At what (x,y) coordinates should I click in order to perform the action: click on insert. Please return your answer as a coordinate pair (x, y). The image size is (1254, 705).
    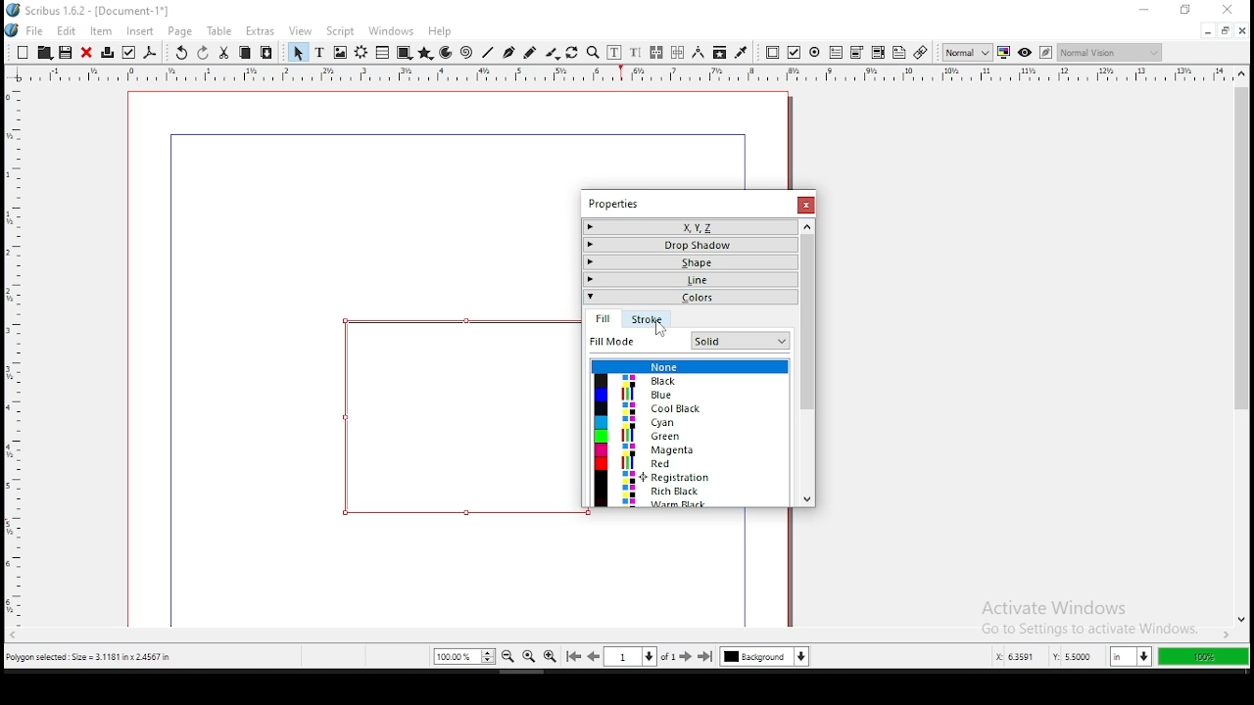
    Looking at the image, I should click on (141, 31).